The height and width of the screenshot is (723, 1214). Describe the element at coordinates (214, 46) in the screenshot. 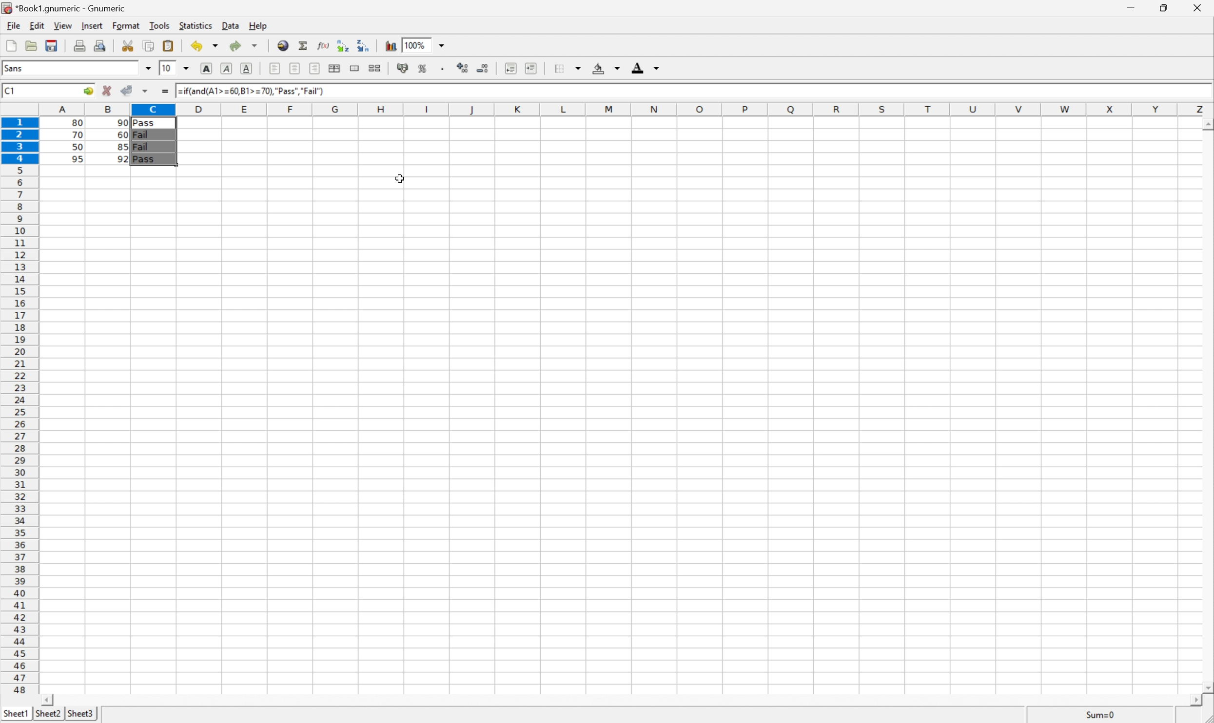

I see `Drop Down` at that location.